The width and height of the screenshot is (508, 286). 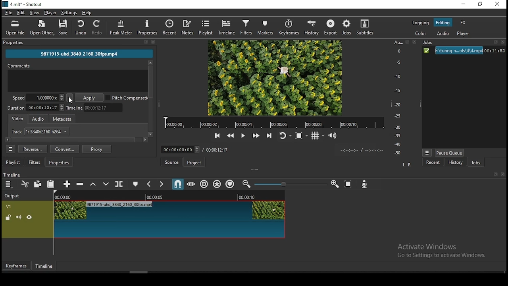 I want to click on properties, so click(x=60, y=162).